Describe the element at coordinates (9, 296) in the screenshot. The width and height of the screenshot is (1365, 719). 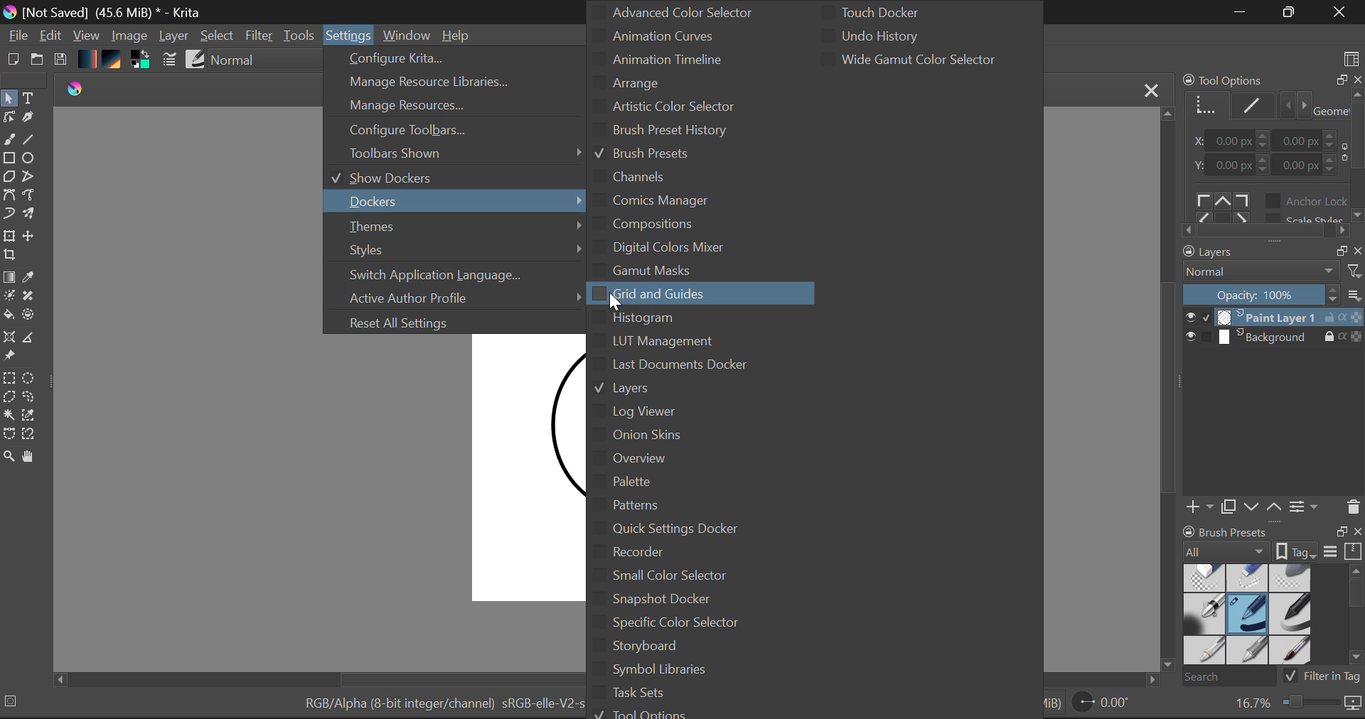
I see `Colorize Mask Tool` at that location.